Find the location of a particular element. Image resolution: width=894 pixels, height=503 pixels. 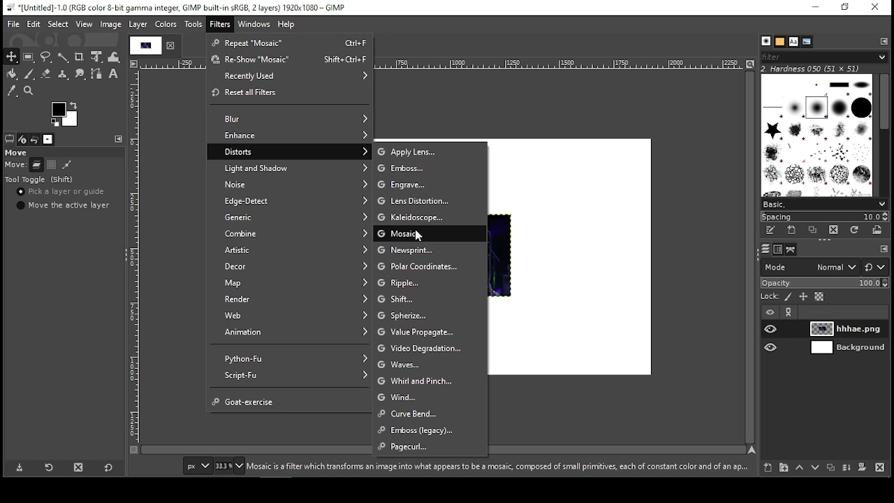

curve bend is located at coordinates (431, 414).